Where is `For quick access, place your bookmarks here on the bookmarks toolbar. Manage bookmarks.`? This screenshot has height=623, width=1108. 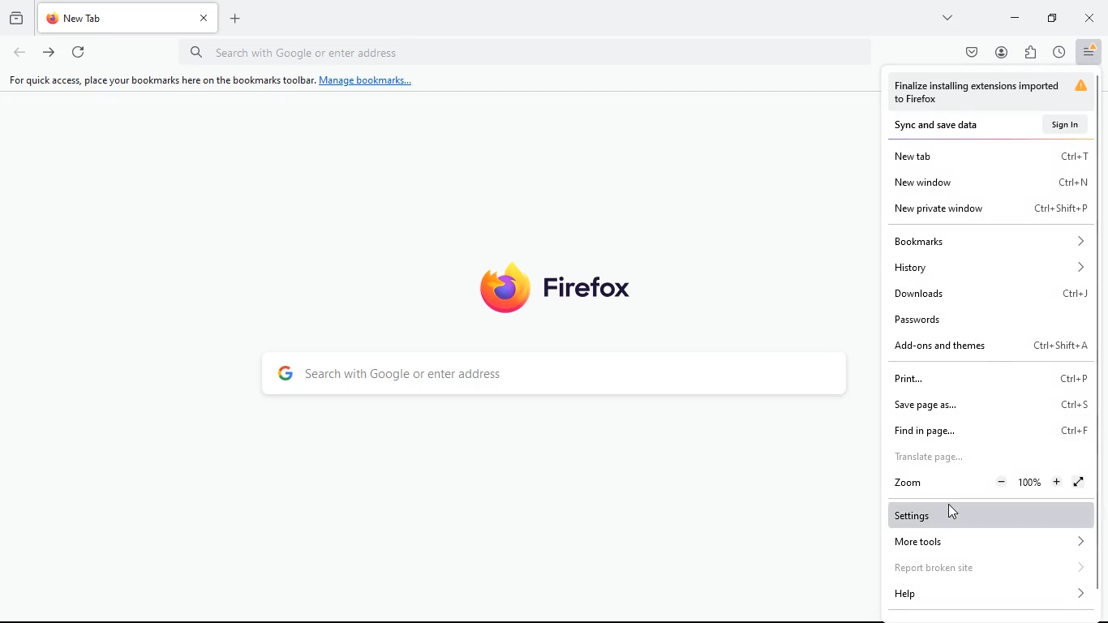
For quick access, place your bookmarks here on the bookmarks toolbar. Manage bookmarks. is located at coordinates (212, 80).